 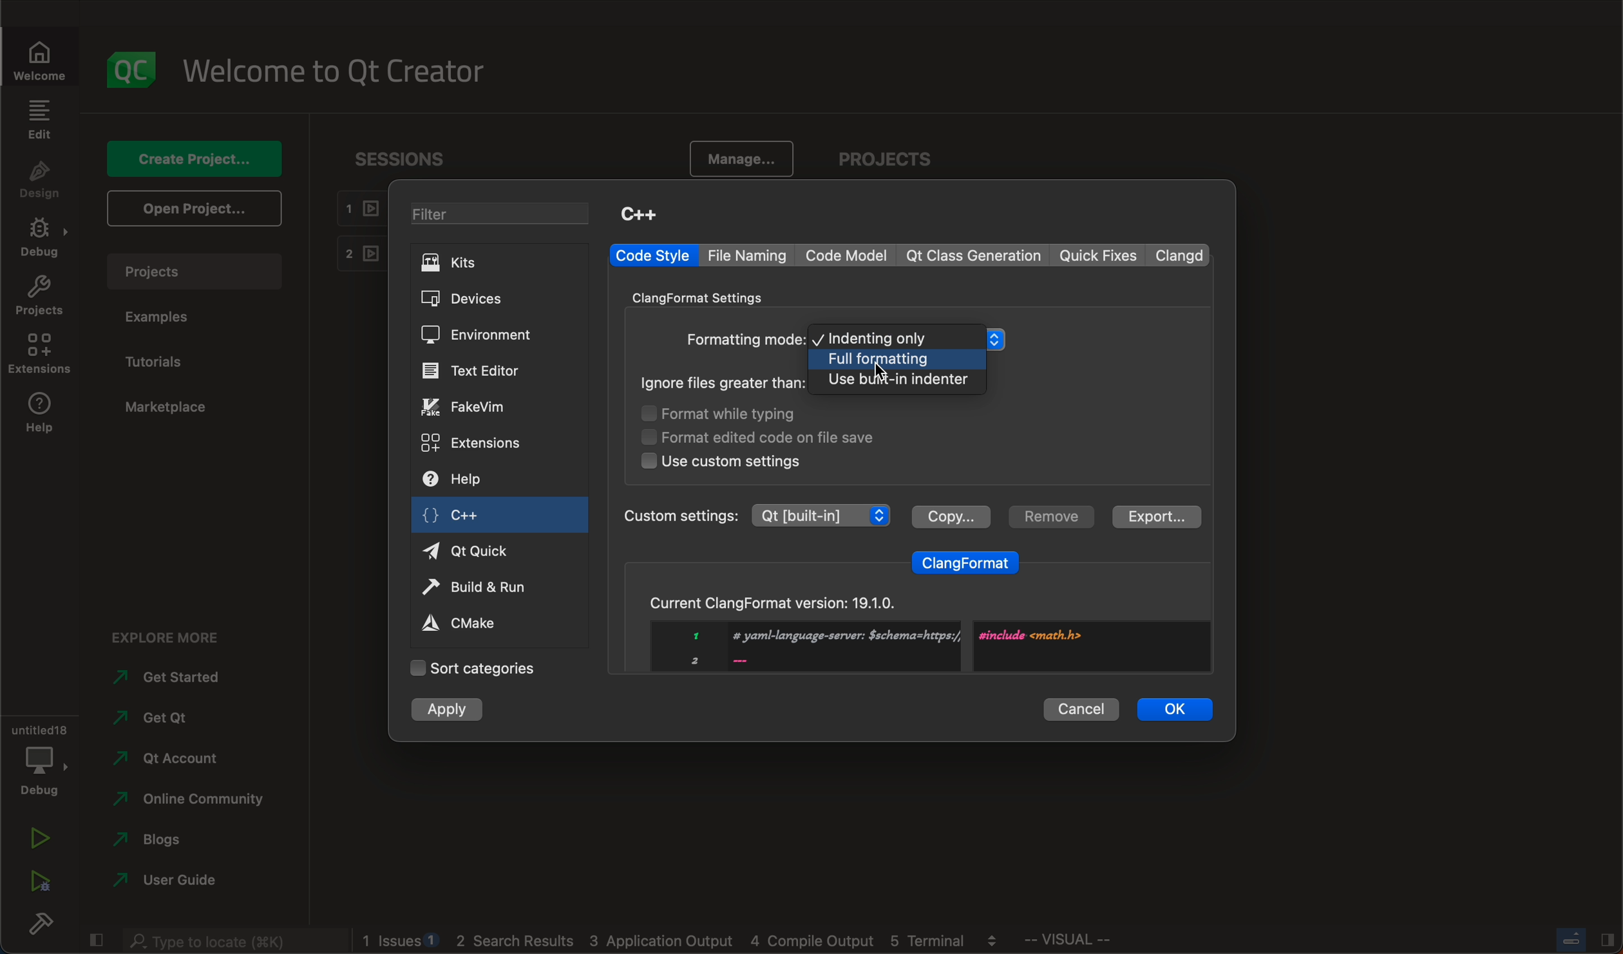 I want to click on current format version, so click(x=913, y=626).